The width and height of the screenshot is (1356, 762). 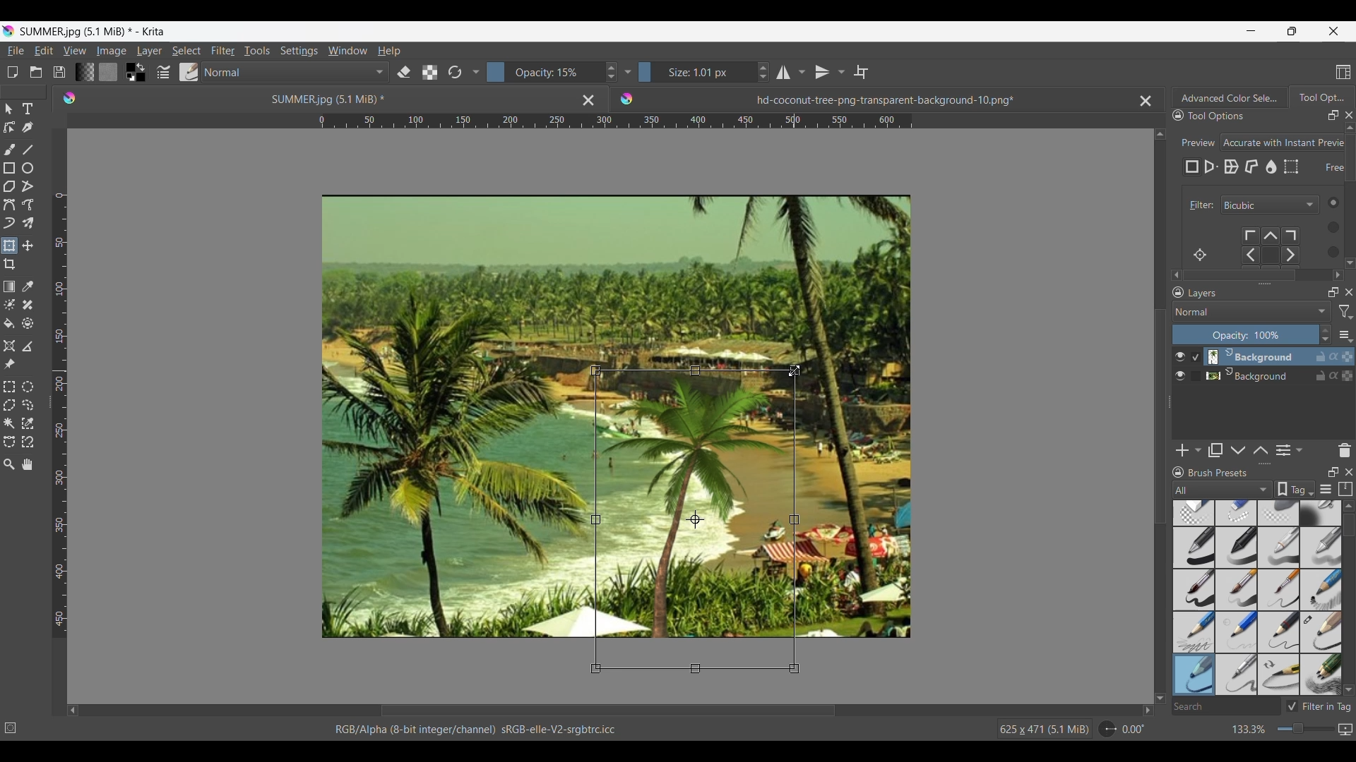 I want to click on Colorize mask tool, so click(x=10, y=304).